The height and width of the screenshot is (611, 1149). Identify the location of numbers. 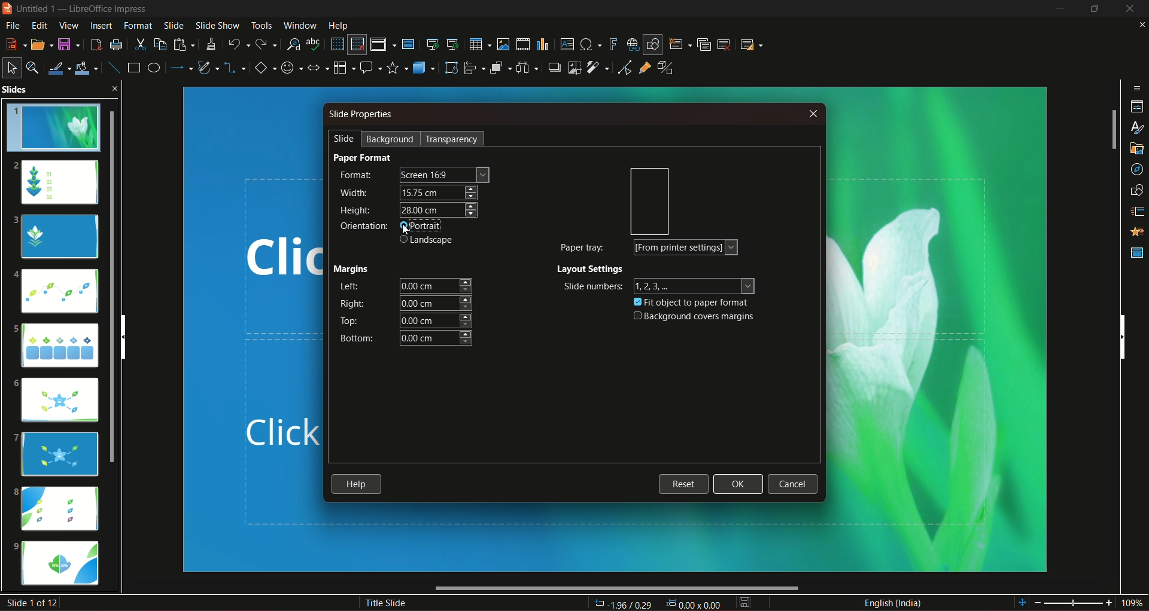
(697, 285).